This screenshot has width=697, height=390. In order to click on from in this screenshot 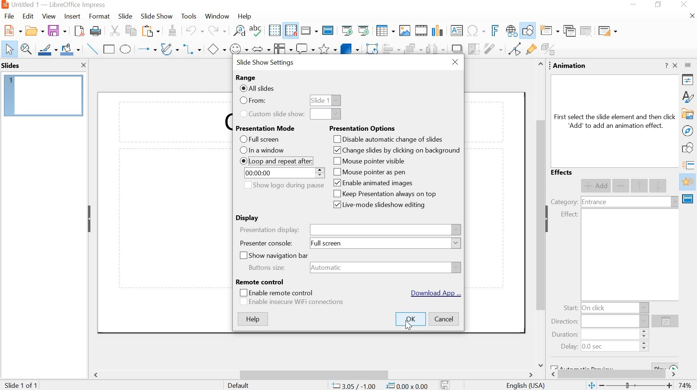, I will do `click(252, 101)`.